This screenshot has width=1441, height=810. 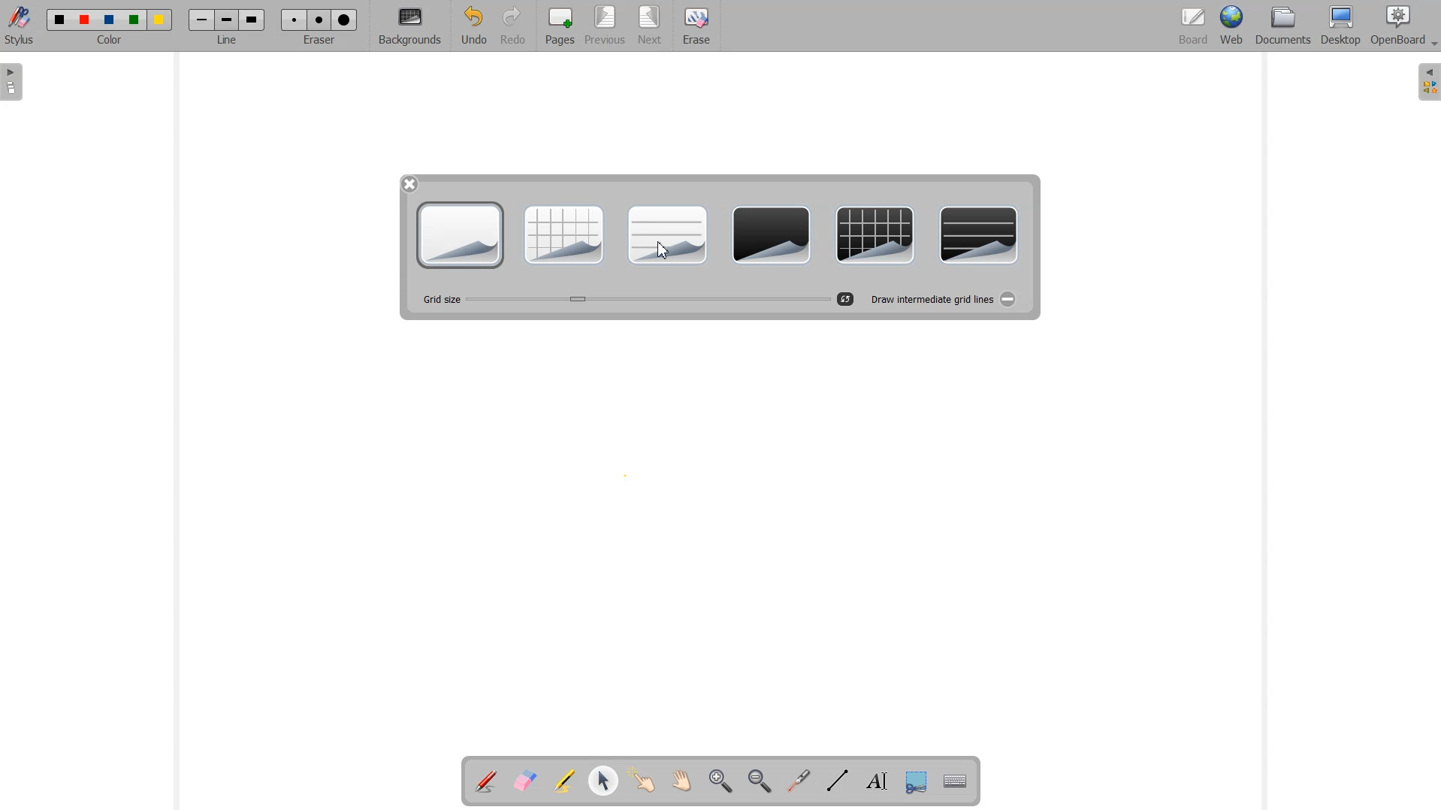 What do you see at coordinates (956, 782) in the screenshot?
I see `Display virtual Keyboard` at bounding box center [956, 782].